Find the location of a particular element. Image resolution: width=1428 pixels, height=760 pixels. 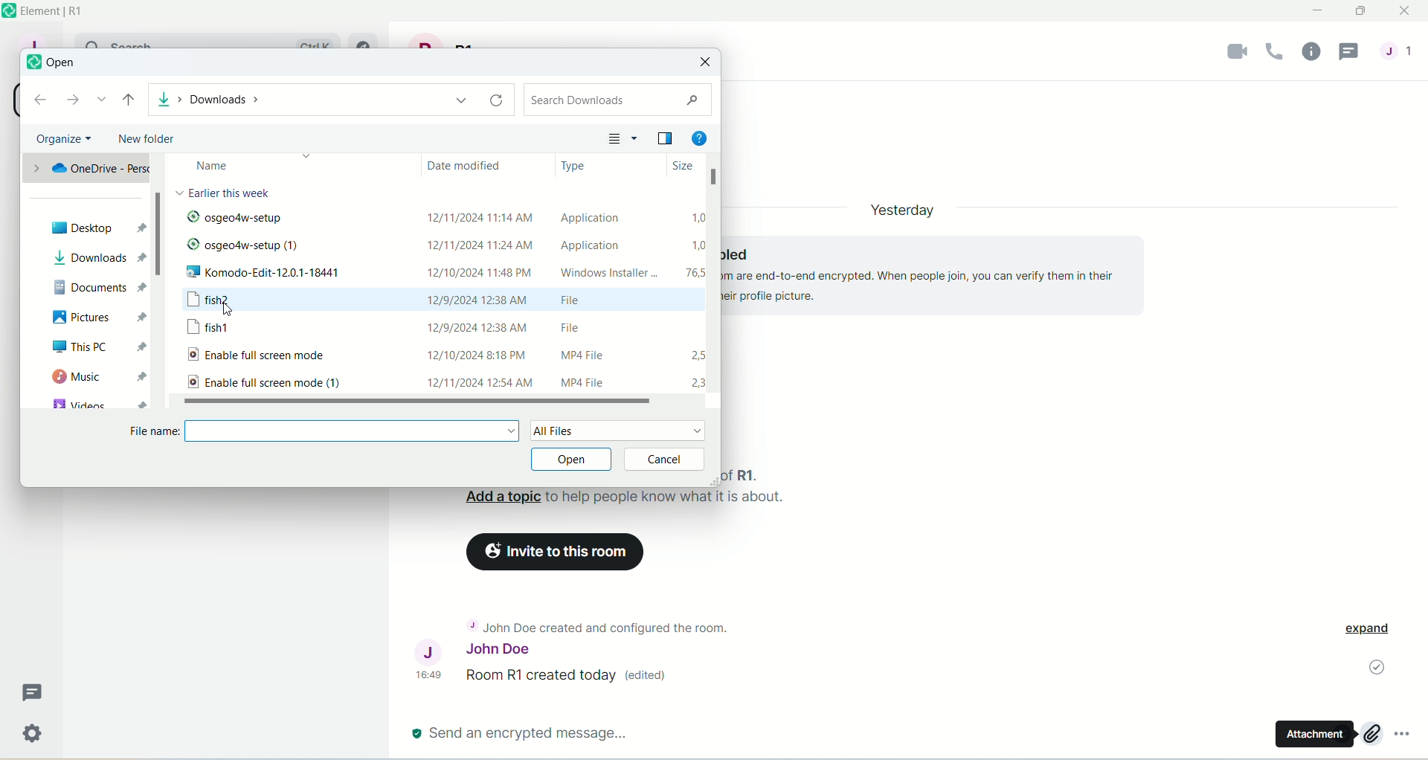

Application is located at coordinates (599, 218).